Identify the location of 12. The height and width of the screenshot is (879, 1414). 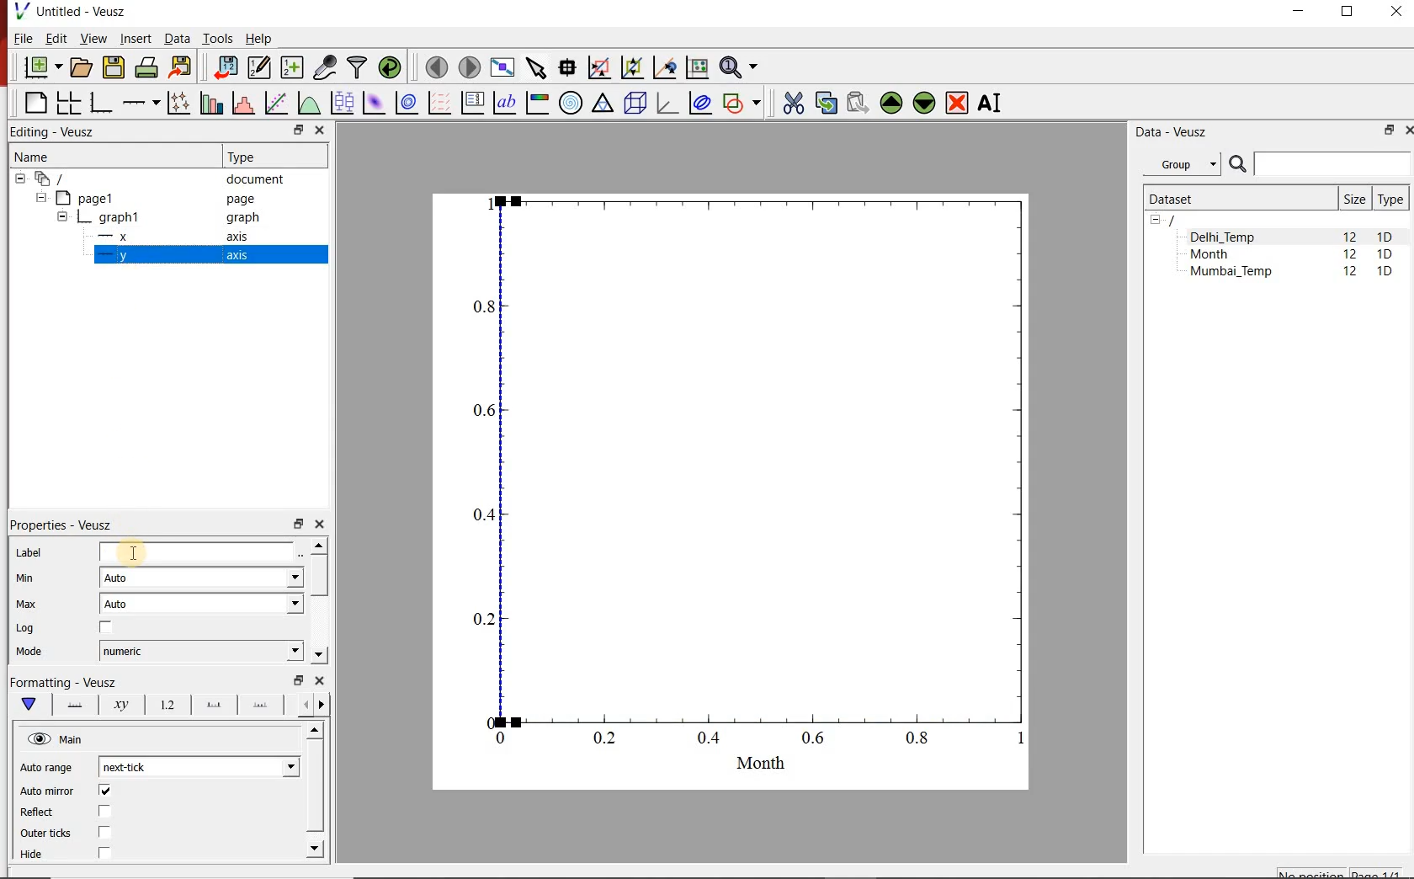
(1352, 274).